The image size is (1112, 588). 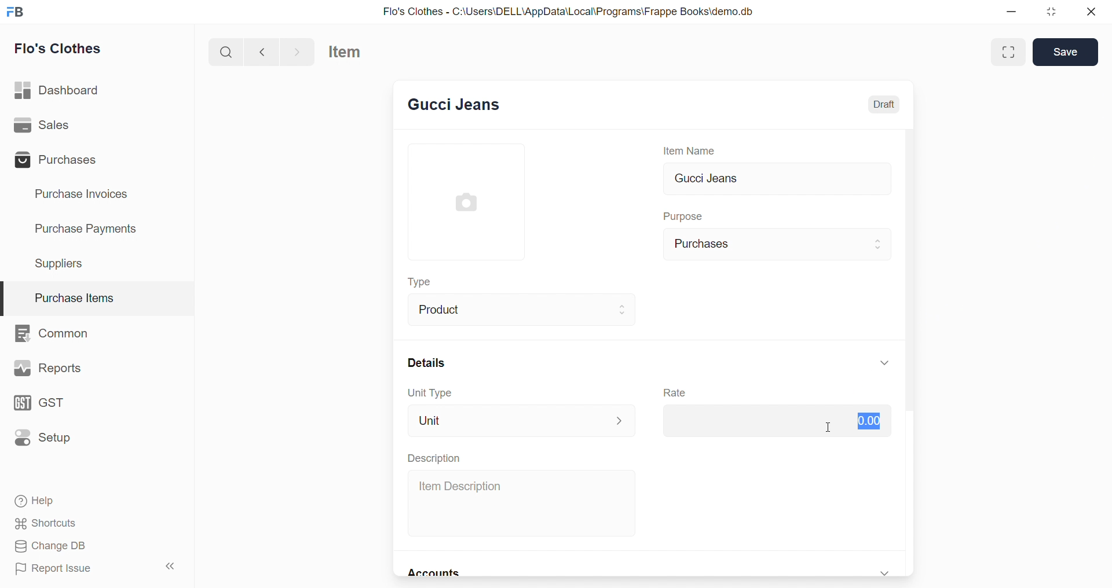 I want to click on Maximize window, so click(x=1010, y=52).